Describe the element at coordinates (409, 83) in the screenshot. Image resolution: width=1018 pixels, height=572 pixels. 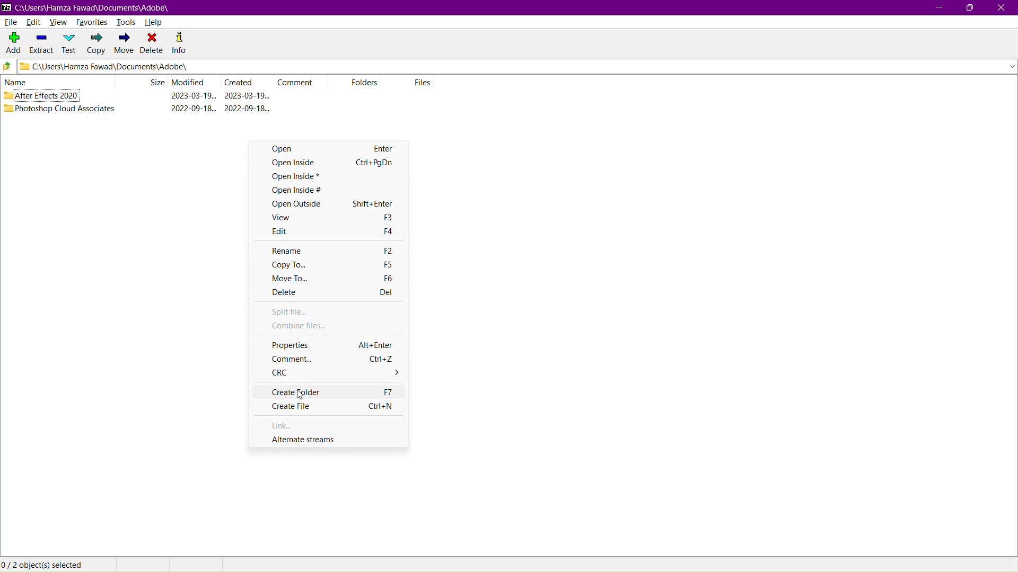
I see `Files` at that location.